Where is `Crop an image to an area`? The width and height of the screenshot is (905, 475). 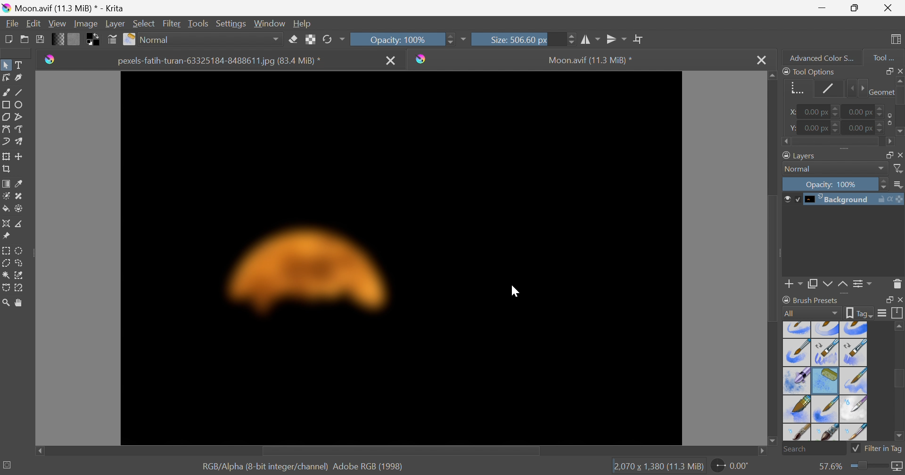
Crop an image to an area is located at coordinates (6, 168).